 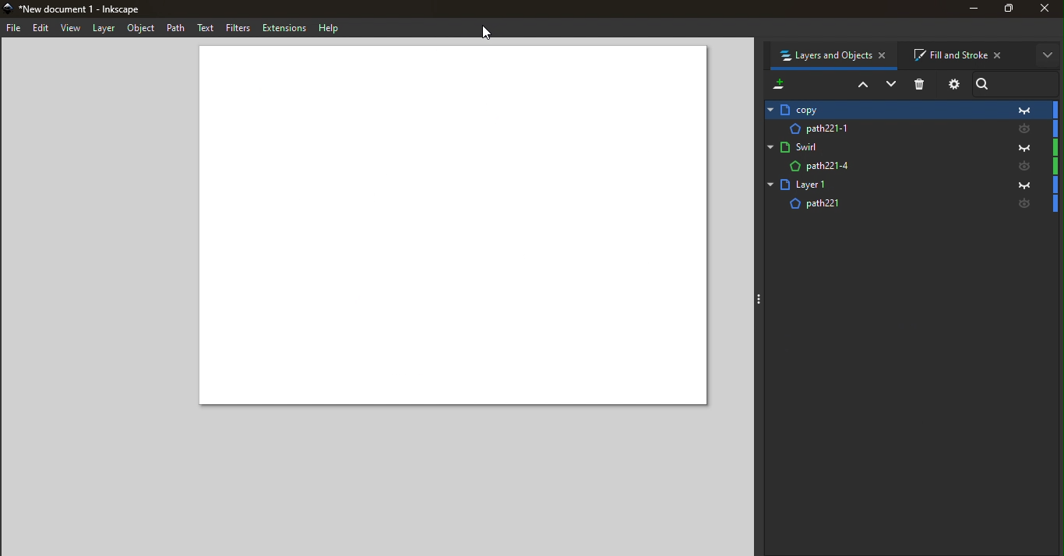 I want to click on three dots, so click(x=761, y=302).